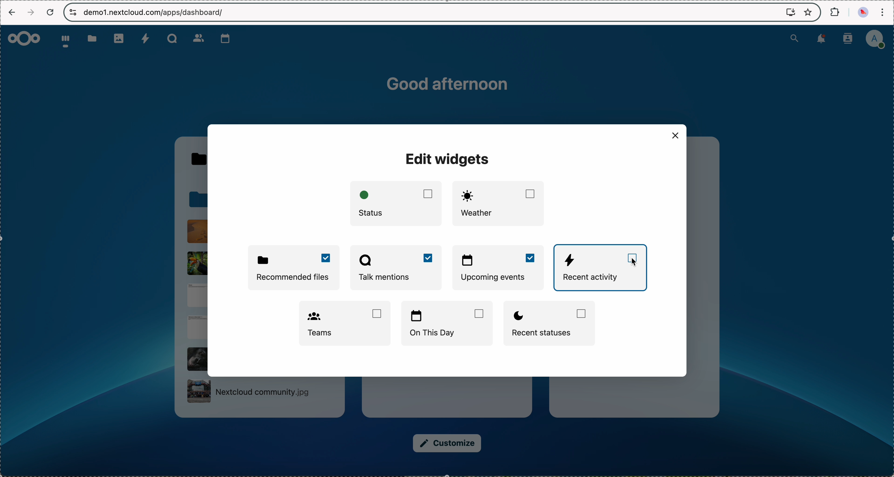 The height and width of the screenshot is (477, 894). What do you see at coordinates (447, 444) in the screenshot?
I see `customize` at bounding box center [447, 444].